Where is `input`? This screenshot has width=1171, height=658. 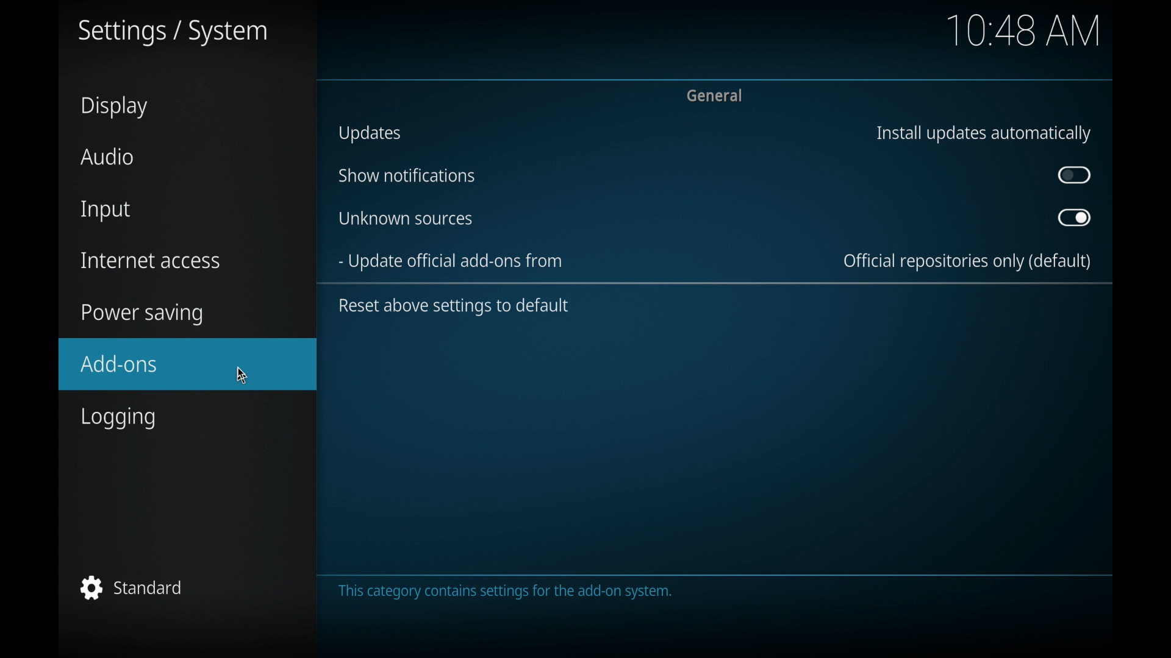 input is located at coordinates (106, 211).